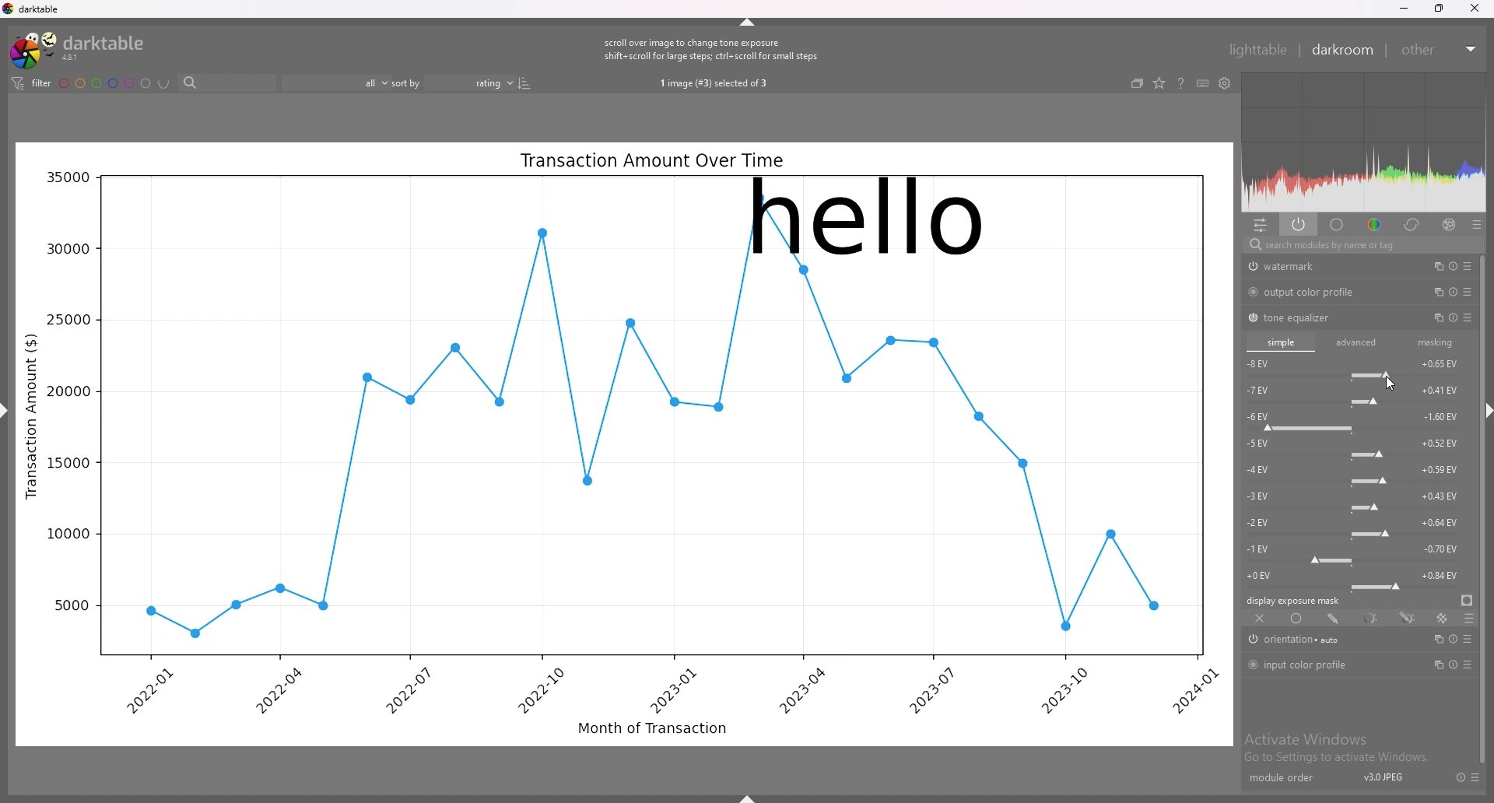 This screenshot has height=803, width=1494. What do you see at coordinates (1474, 777) in the screenshot?
I see `presets` at bounding box center [1474, 777].